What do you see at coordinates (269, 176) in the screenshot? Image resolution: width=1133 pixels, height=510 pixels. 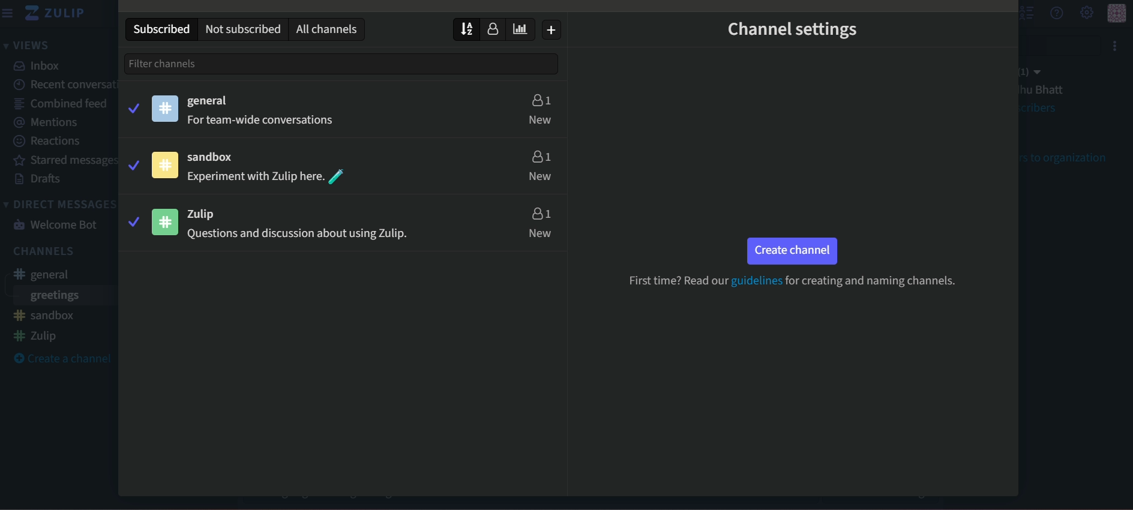 I see `text` at bounding box center [269, 176].